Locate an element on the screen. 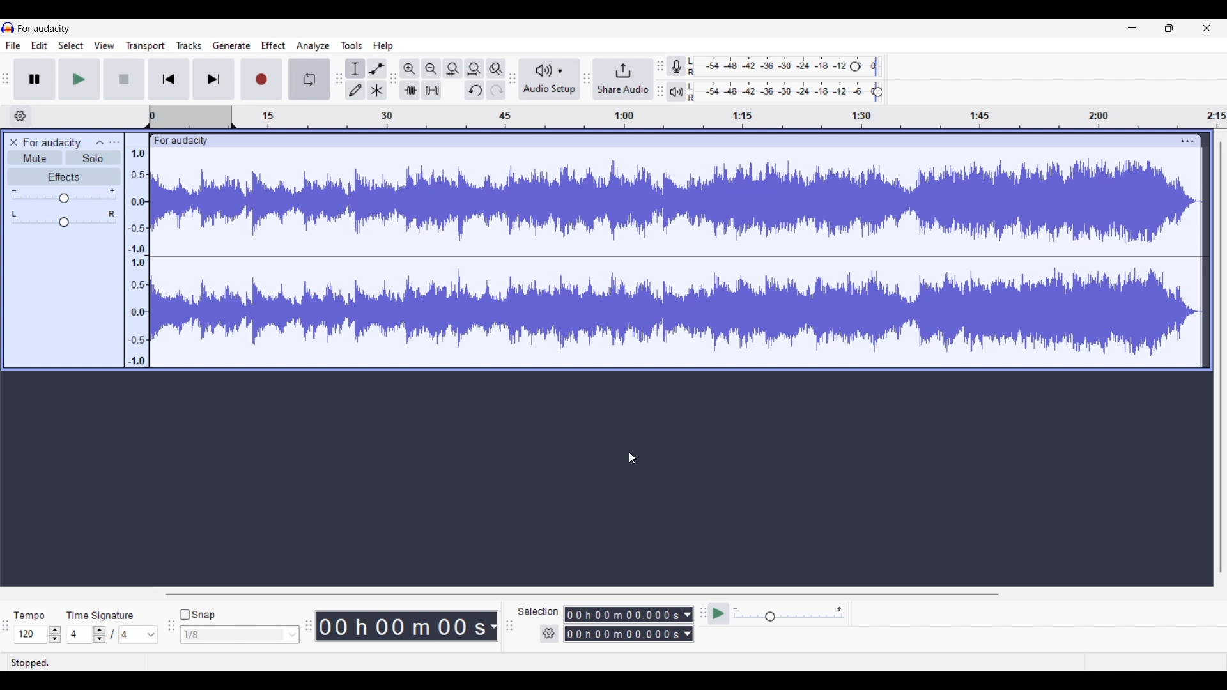  Tools menu is located at coordinates (352, 46).